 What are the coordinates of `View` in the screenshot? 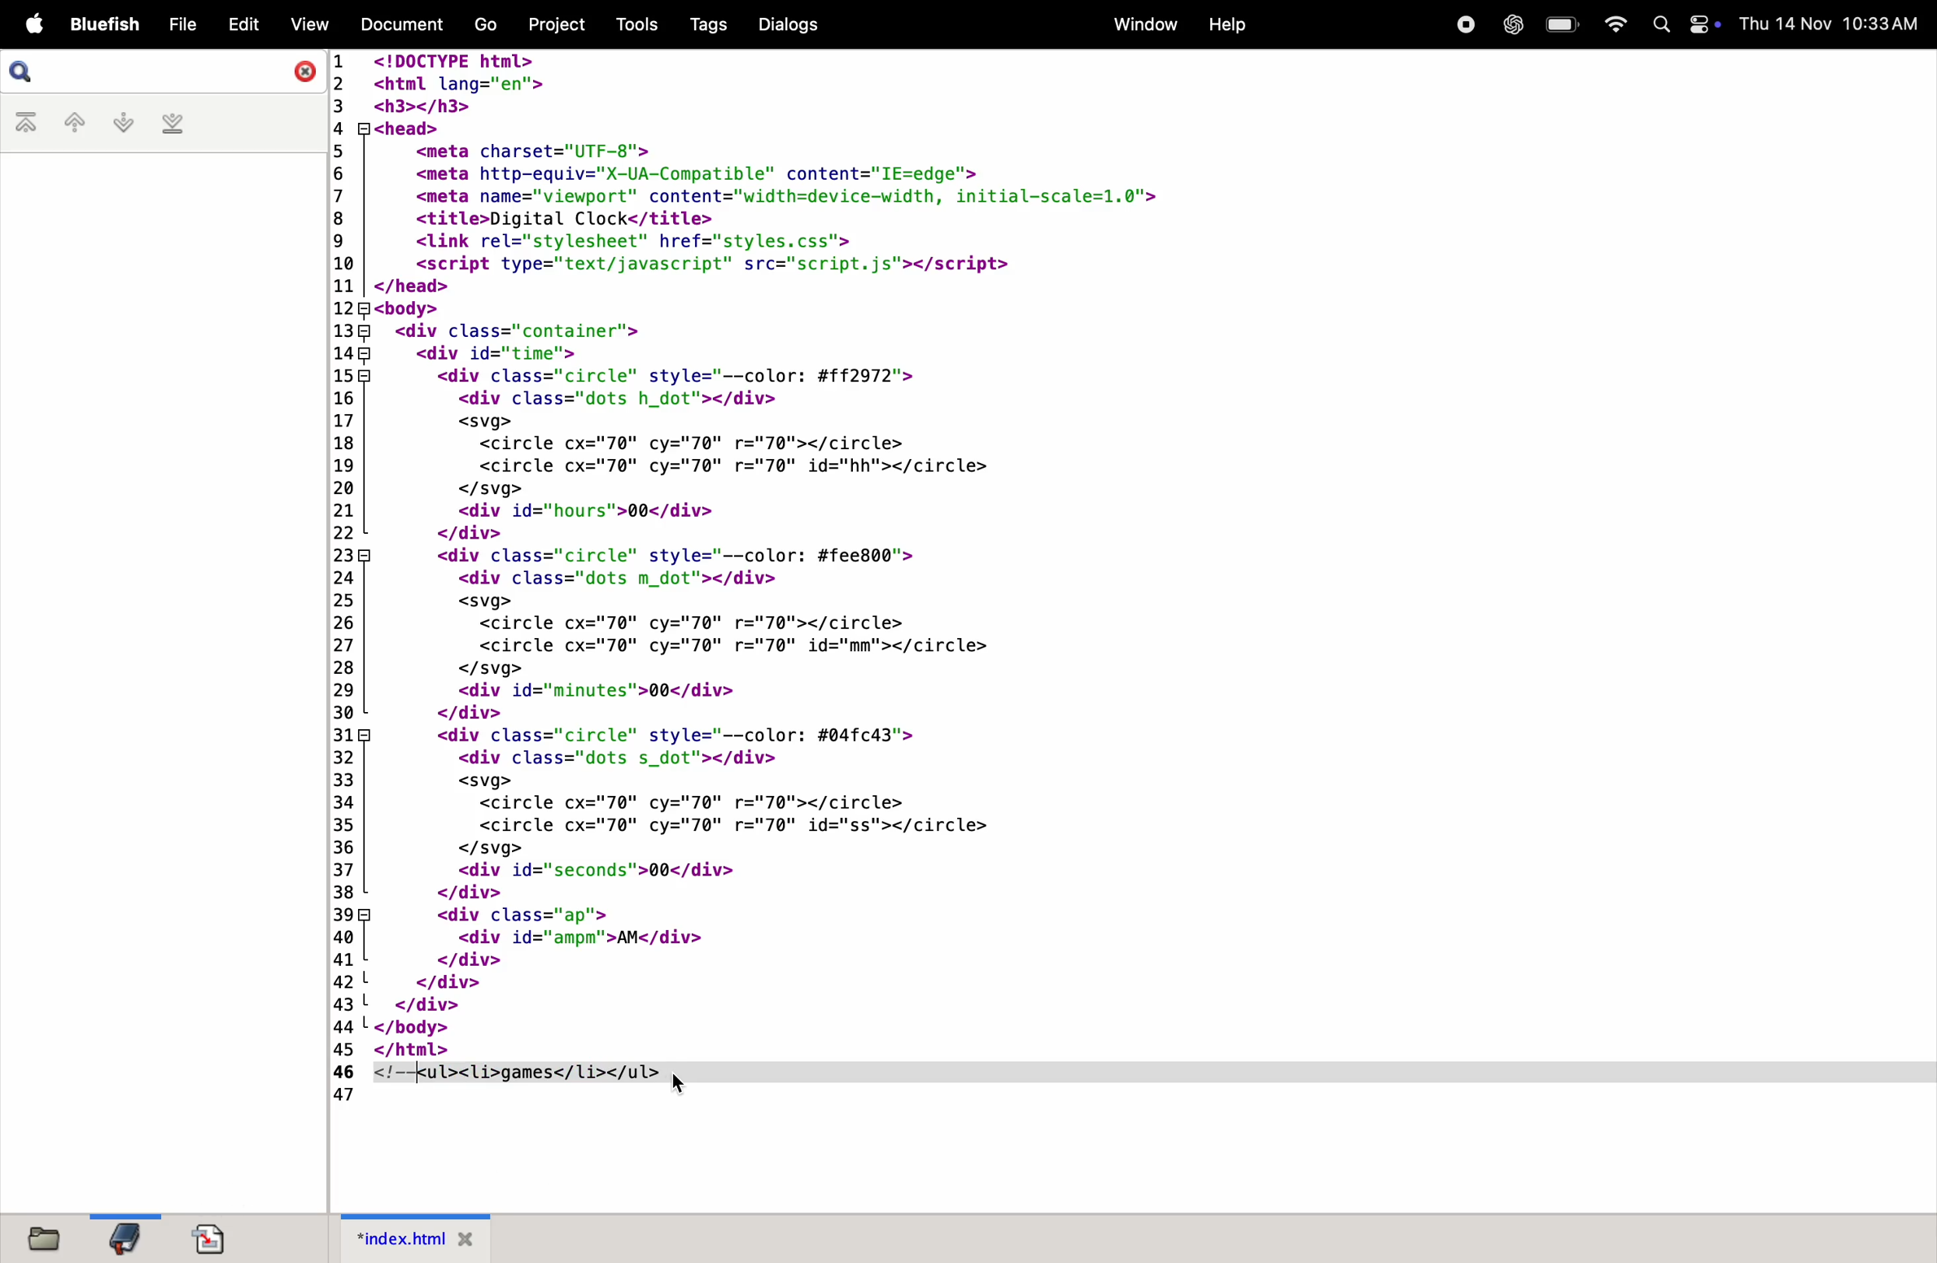 It's located at (309, 24).